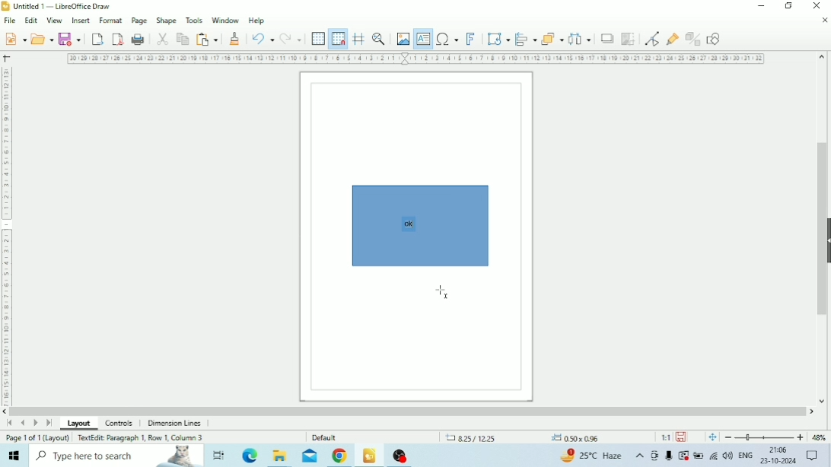 This screenshot has width=831, height=467. Describe the element at coordinates (138, 40) in the screenshot. I see `Print` at that location.